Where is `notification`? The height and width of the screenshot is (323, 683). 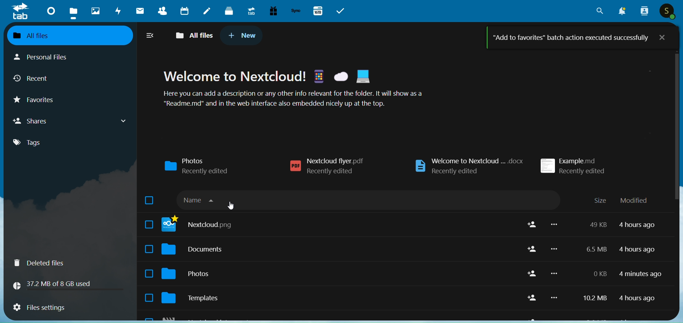 notification is located at coordinates (623, 11).